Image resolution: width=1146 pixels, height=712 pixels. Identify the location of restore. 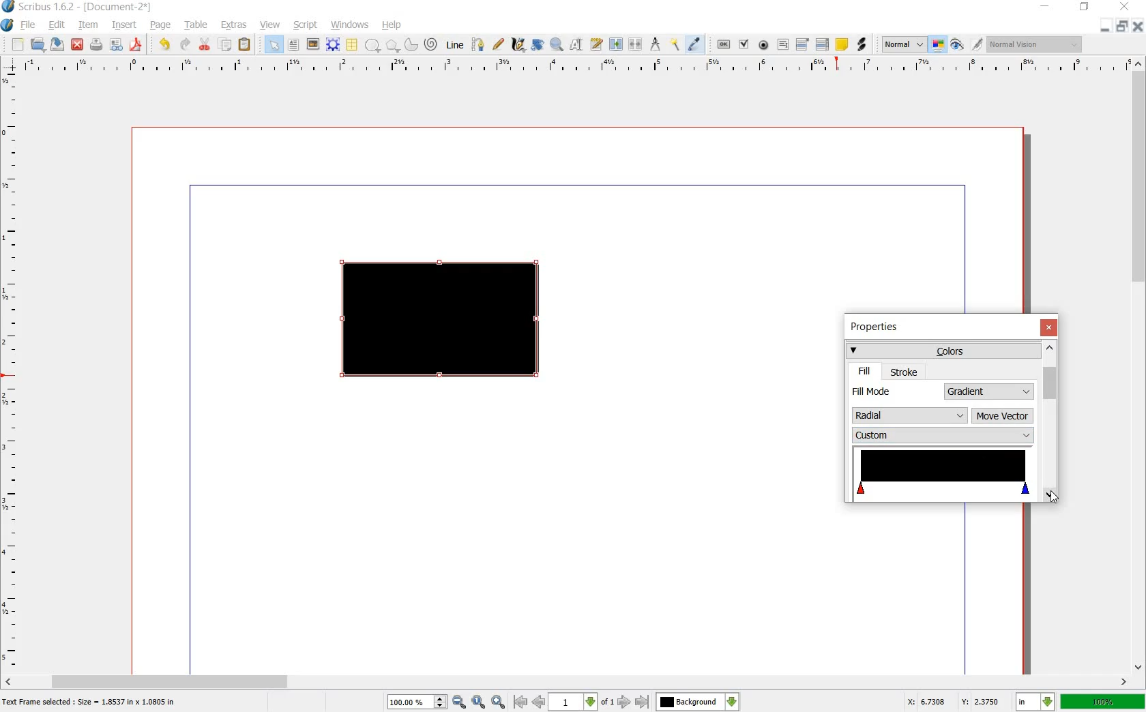
(1121, 27).